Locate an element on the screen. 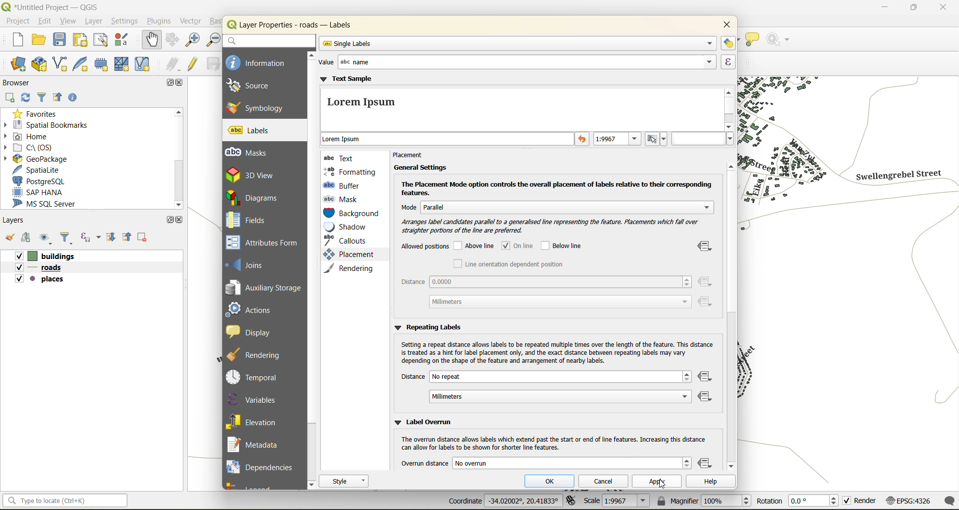 The height and width of the screenshot is (510, 959). toggle extents is located at coordinates (571, 499).